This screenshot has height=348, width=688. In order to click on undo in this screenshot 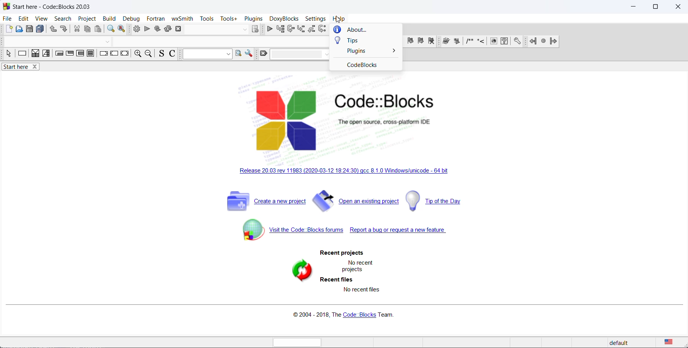, I will do `click(54, 29)`.